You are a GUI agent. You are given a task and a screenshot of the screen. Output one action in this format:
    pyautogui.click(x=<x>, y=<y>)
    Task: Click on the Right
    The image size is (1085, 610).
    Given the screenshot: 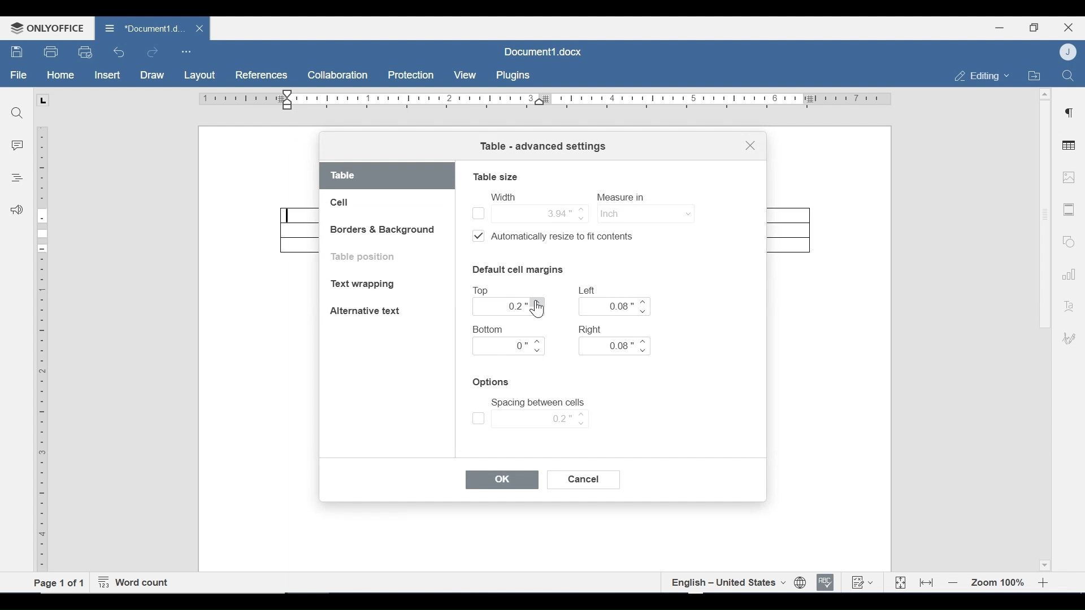 What is the action you would take?
    pyautogui.click(x=592, y=329)
    